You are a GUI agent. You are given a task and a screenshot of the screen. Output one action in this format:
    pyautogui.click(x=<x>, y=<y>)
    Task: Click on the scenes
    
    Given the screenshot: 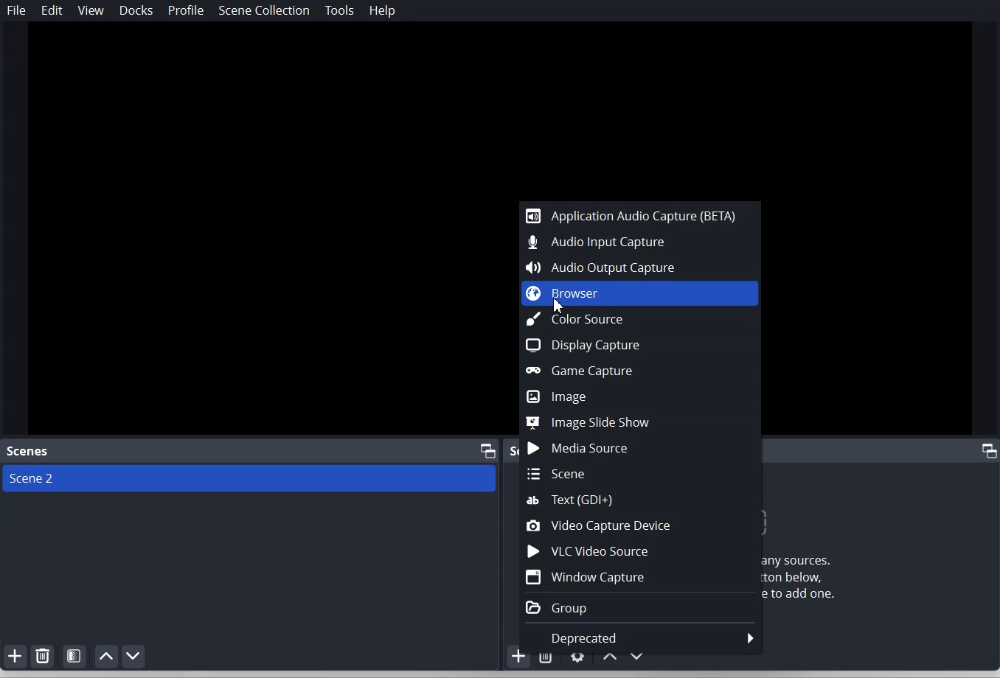 What is the action you would take?
    pyautogui.click(x=29, y=451)
    